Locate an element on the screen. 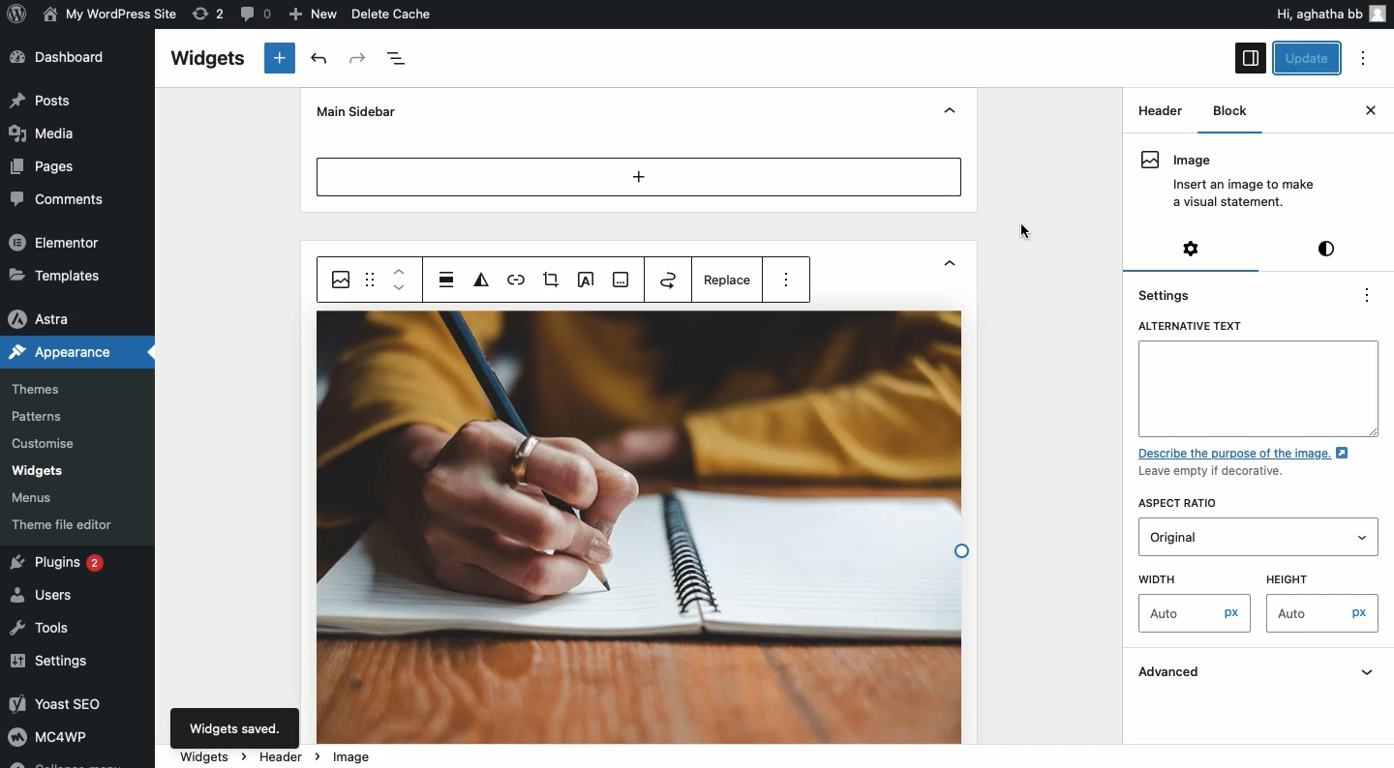 This screenshot has height=768, width=1394. Theme file editor is located at coordinates (67, 524).